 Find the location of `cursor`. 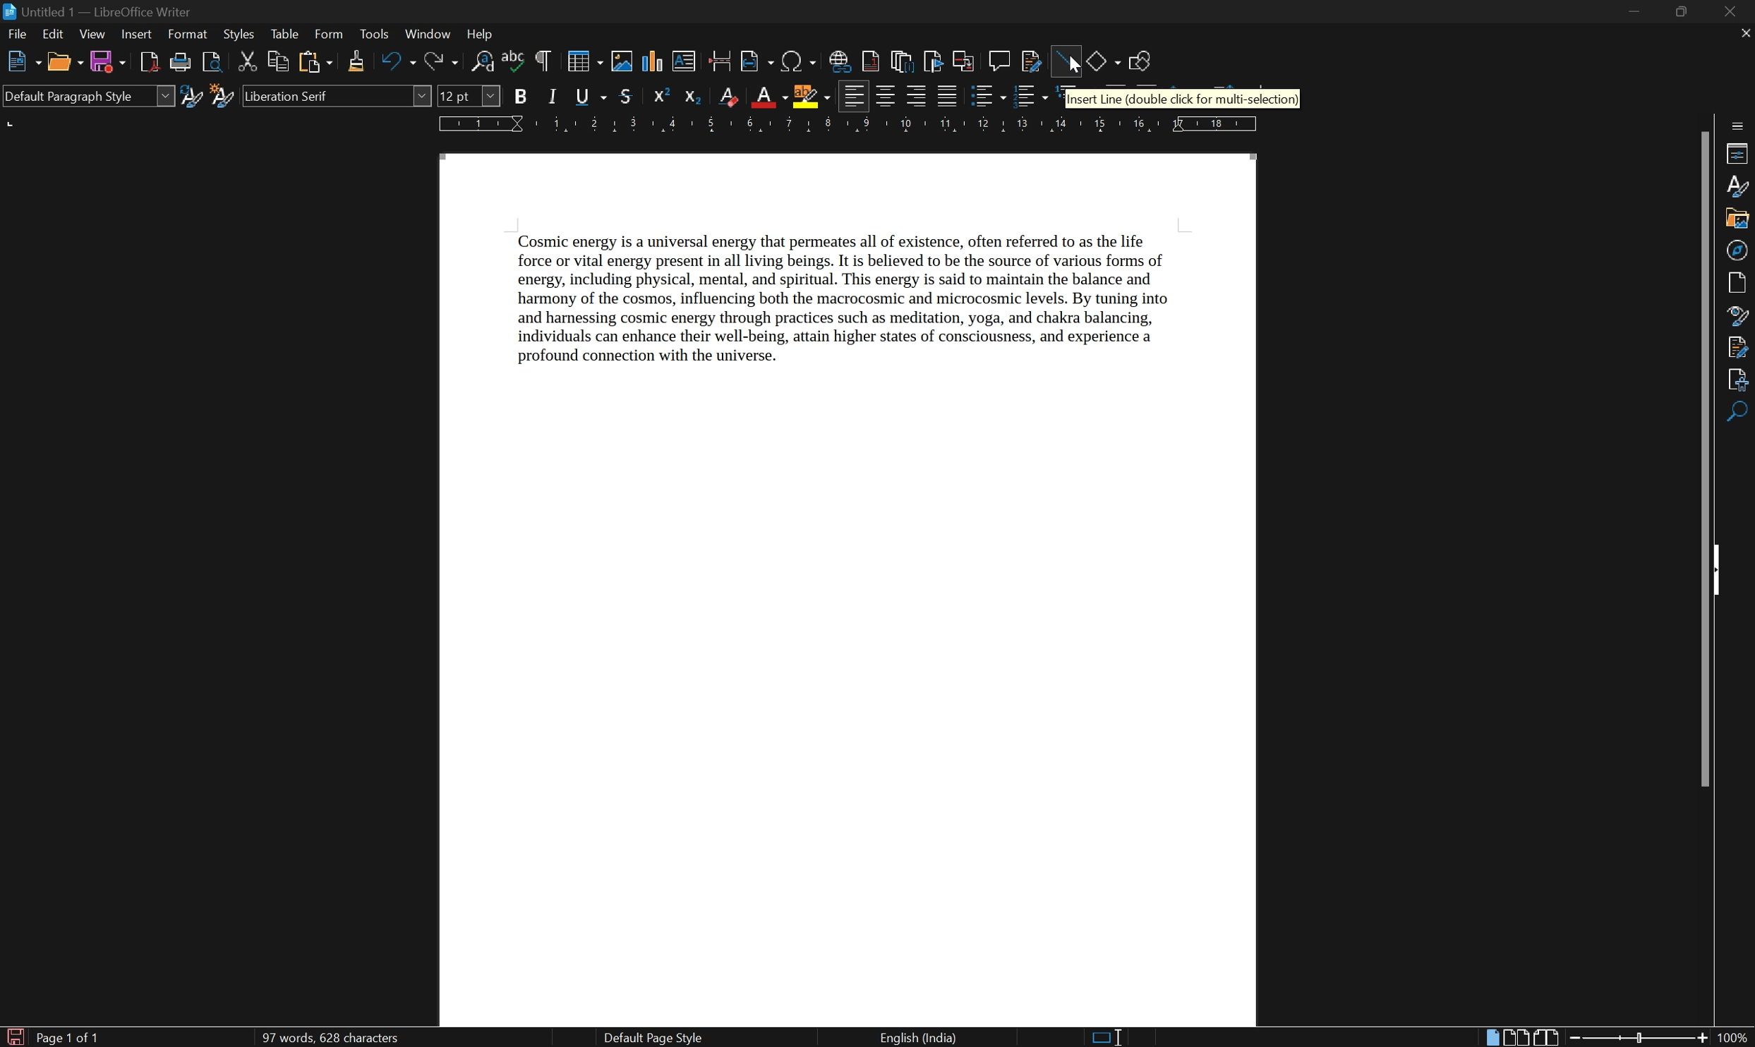

cursor is located at coordinates (1078, 71).